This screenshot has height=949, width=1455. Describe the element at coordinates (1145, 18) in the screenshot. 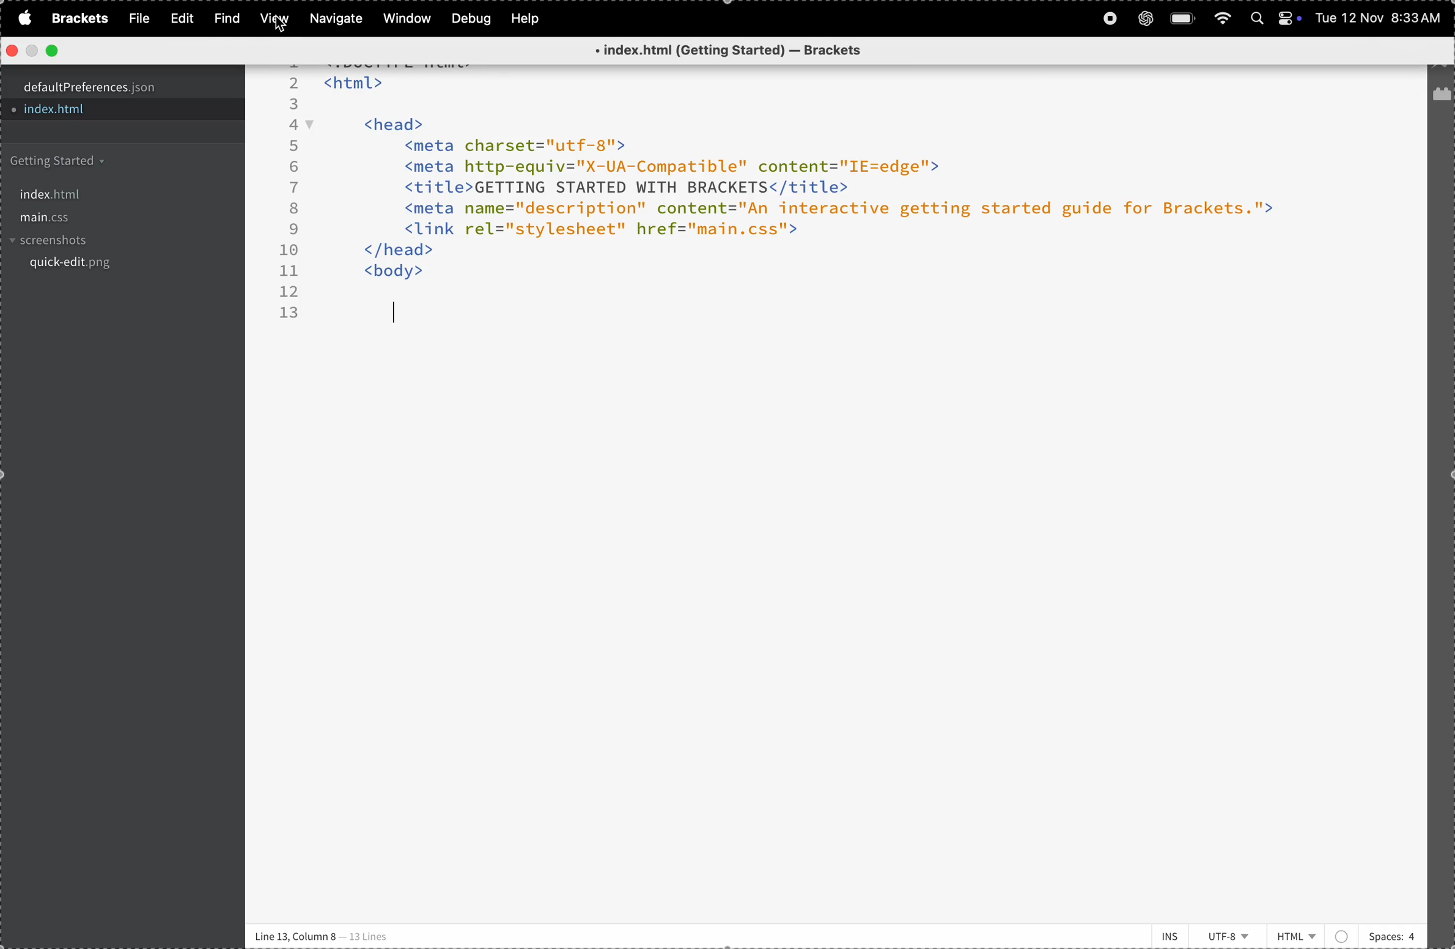

I see `chatgpt` at that location.